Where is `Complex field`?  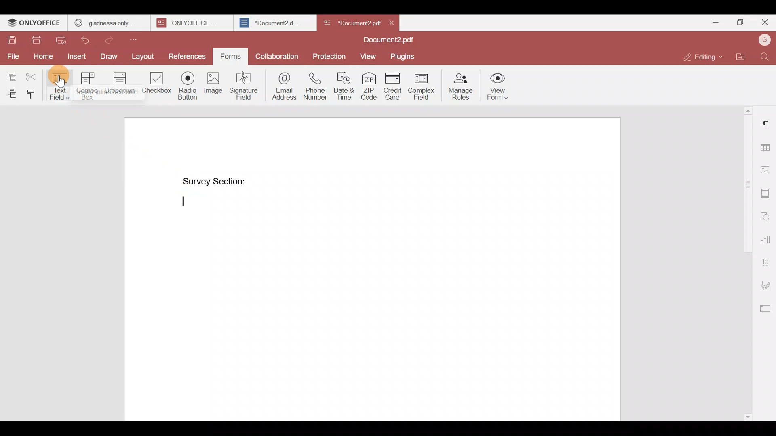
Complex field is located at coordinates (424, 85).